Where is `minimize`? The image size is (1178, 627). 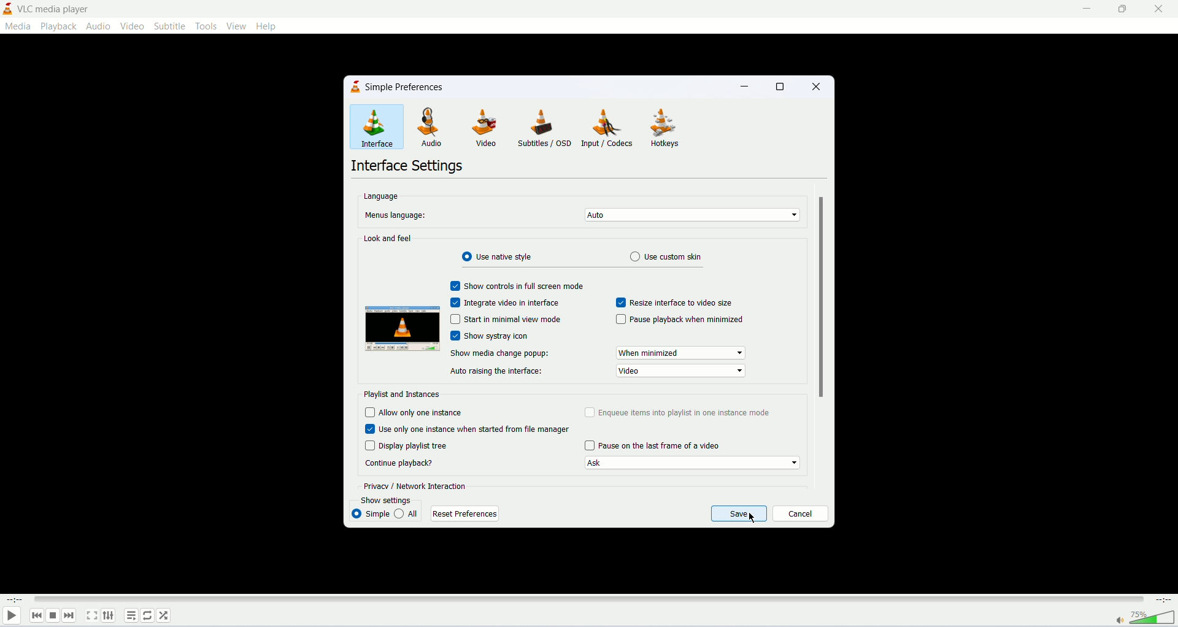 minimize is located at coordinates (1082, 12).